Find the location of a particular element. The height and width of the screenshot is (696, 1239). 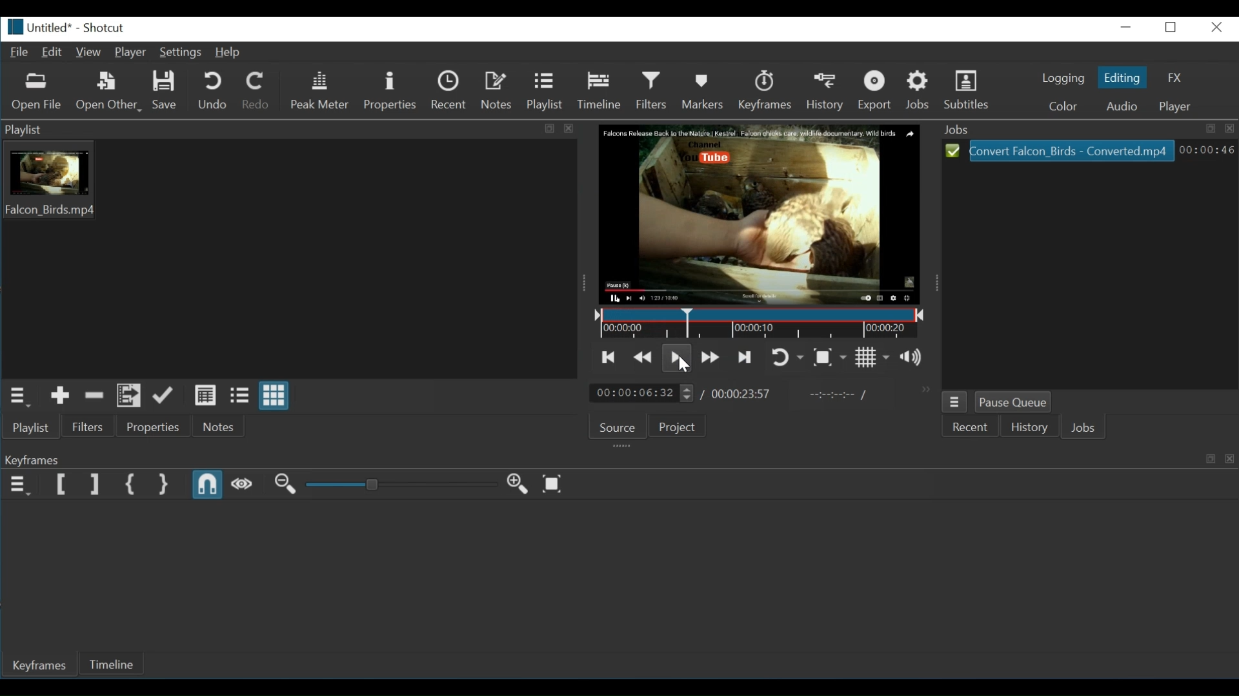

Zoom keyframes to fit is located at coordinates (550, 485).